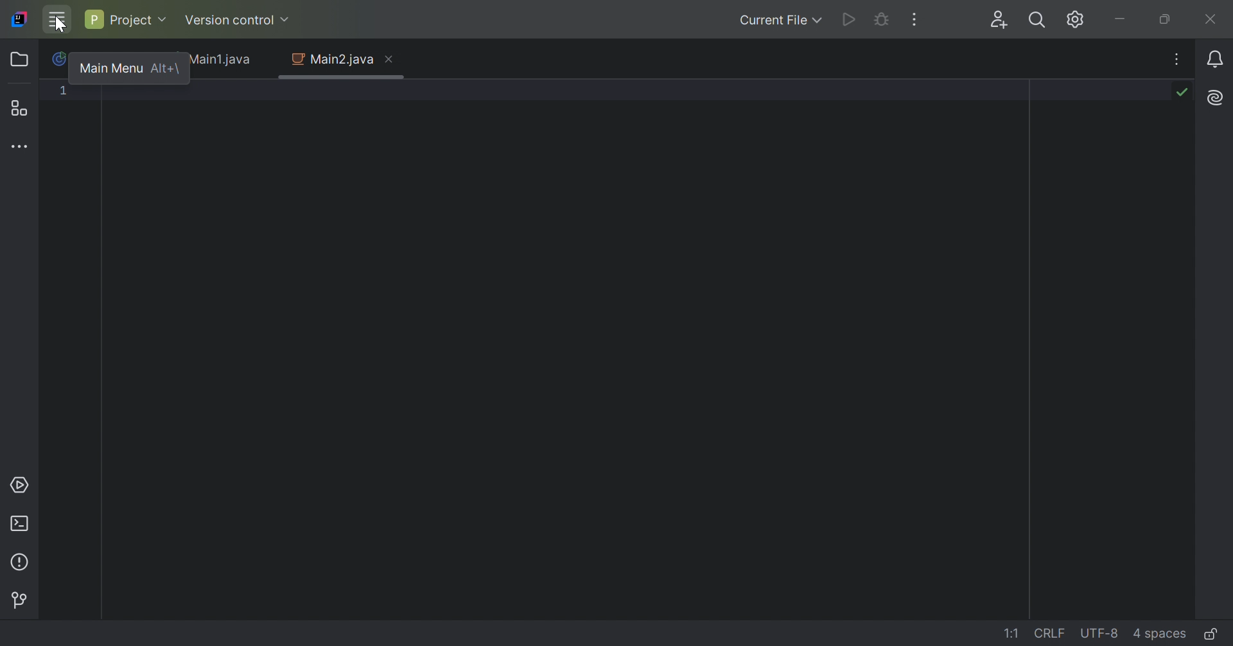  Describe the element at coordinates (164, 67) in the screenshot. I see `Alt \` at that location.